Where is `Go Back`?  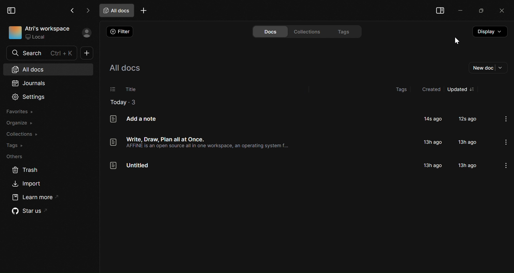 Go Back is located at coordinates (72, 10).